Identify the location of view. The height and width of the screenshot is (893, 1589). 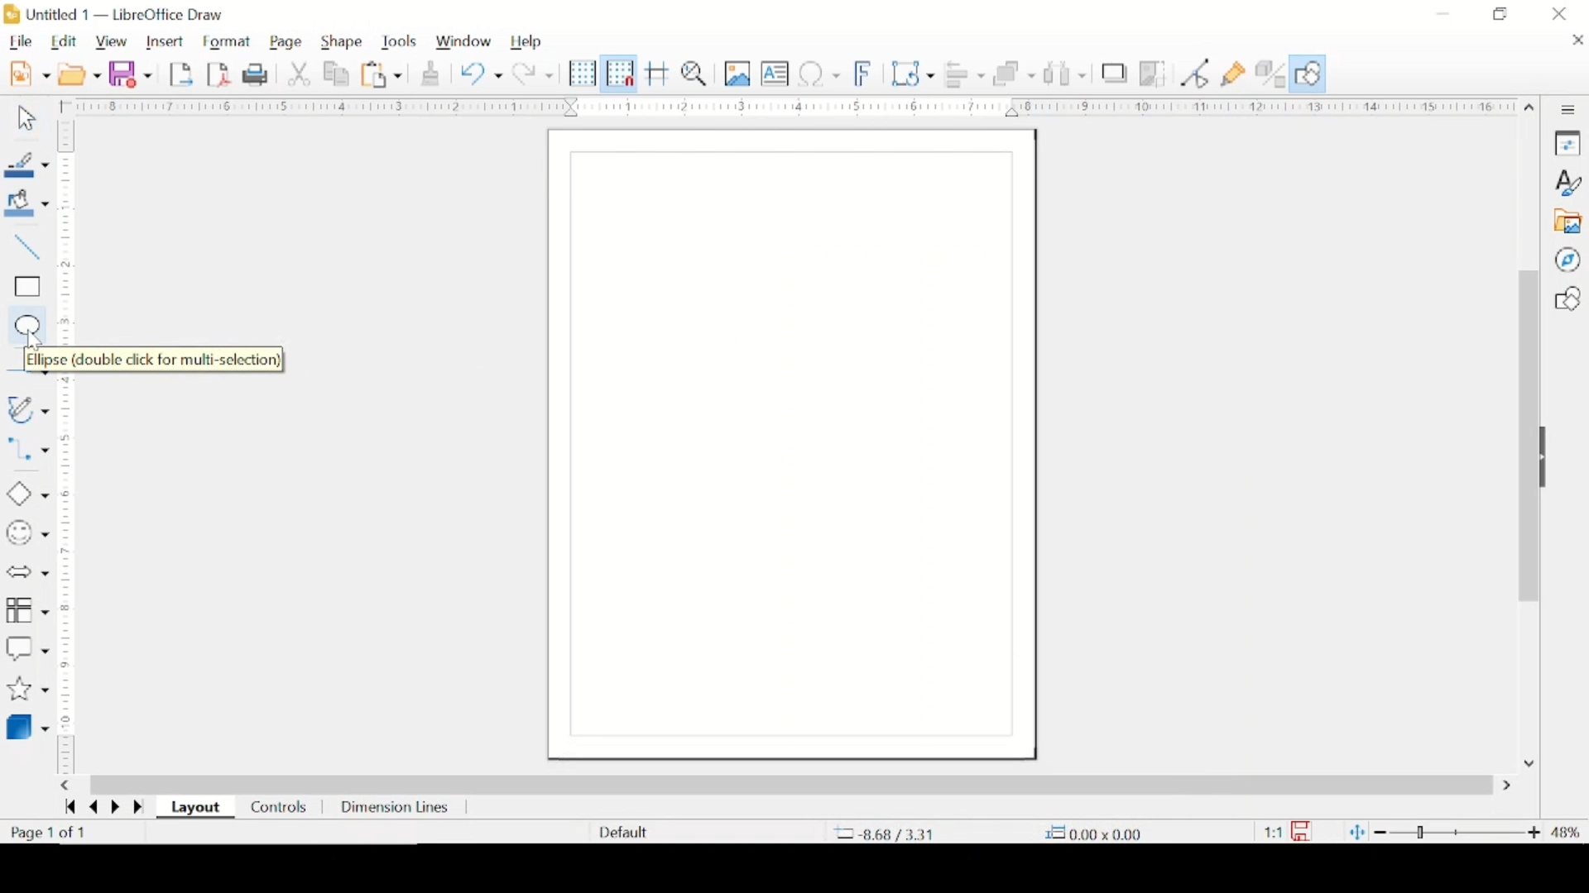
(112, 42).